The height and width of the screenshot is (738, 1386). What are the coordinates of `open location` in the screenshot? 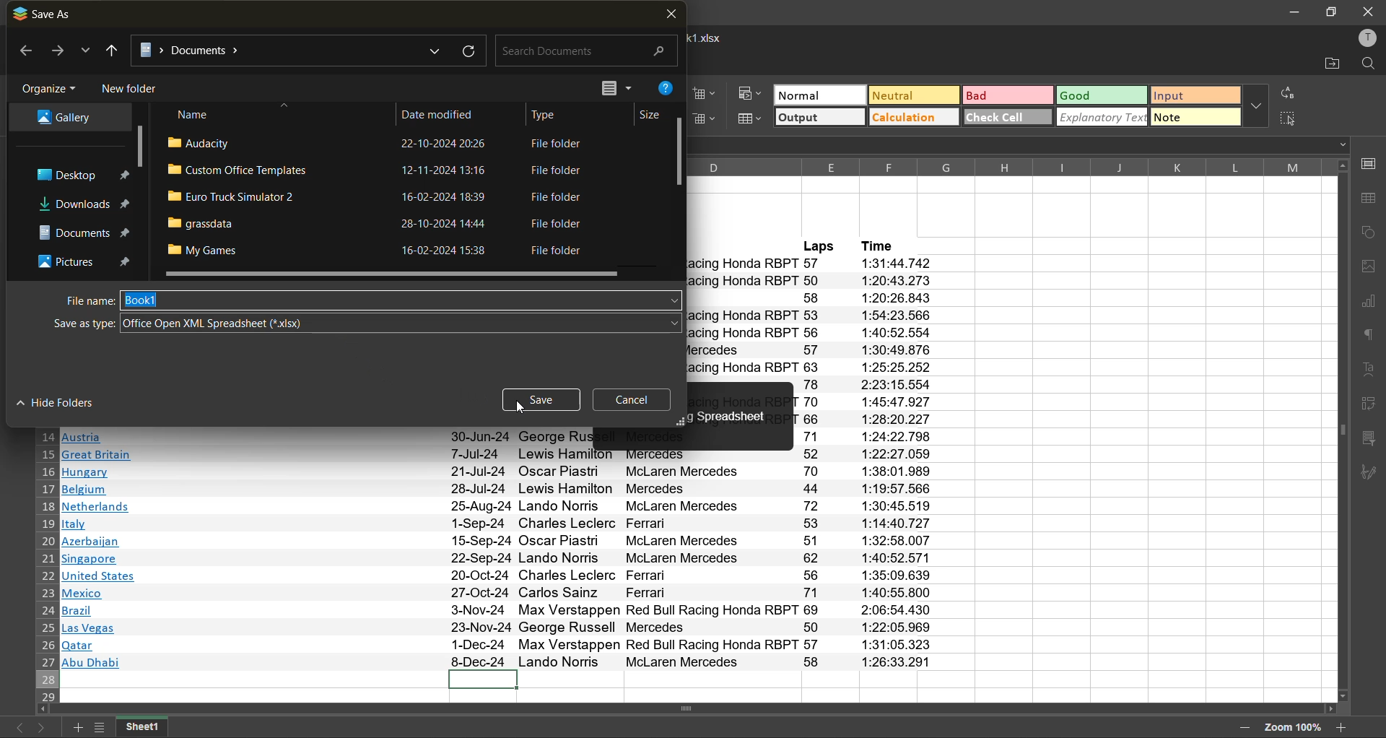 It's located at (1330, 65).